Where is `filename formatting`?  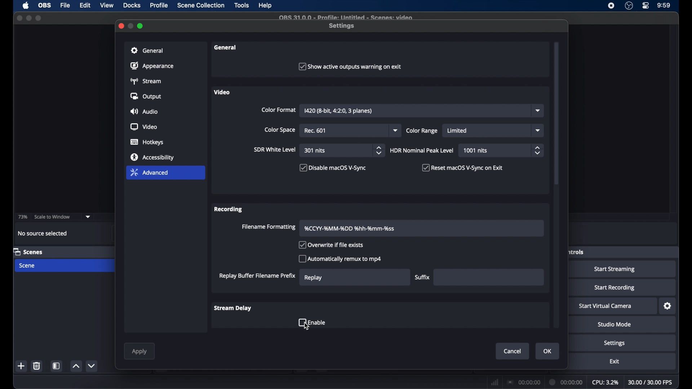
filename formatting is located at coordinates (269, 227).